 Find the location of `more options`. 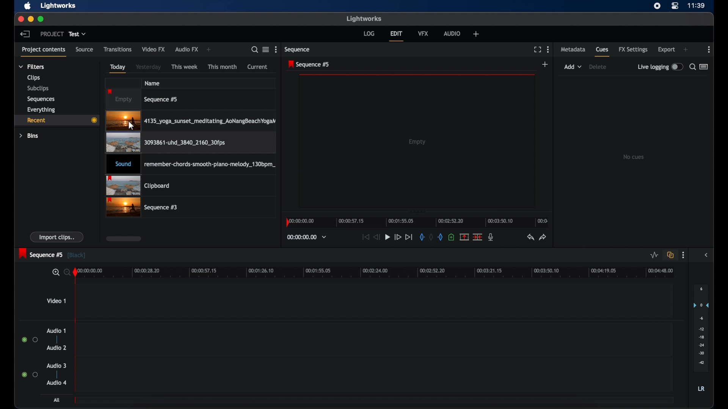

more options is located at coordinates (548, 50).